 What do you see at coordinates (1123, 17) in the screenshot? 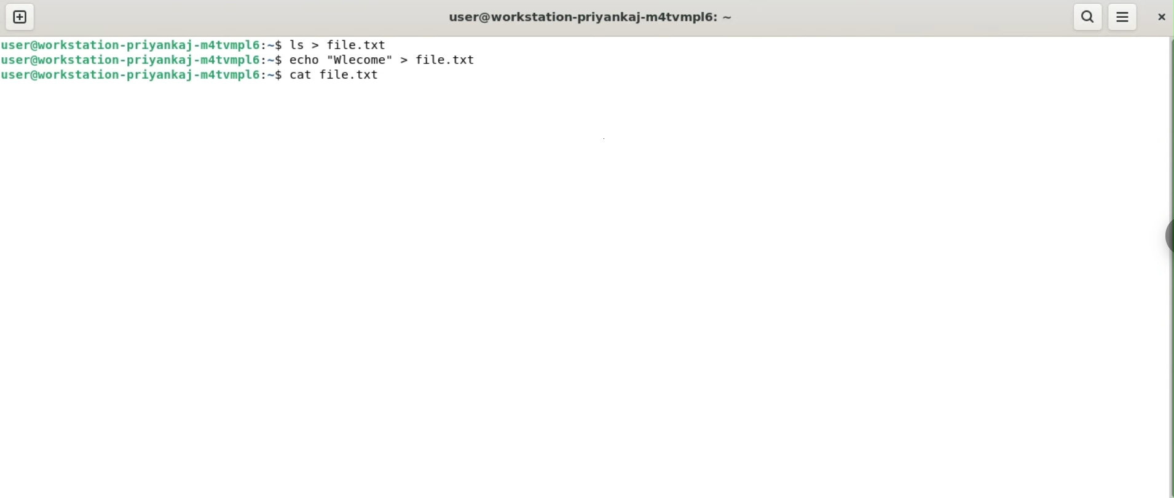
I see `menu` at bounding box center [1123, 17].